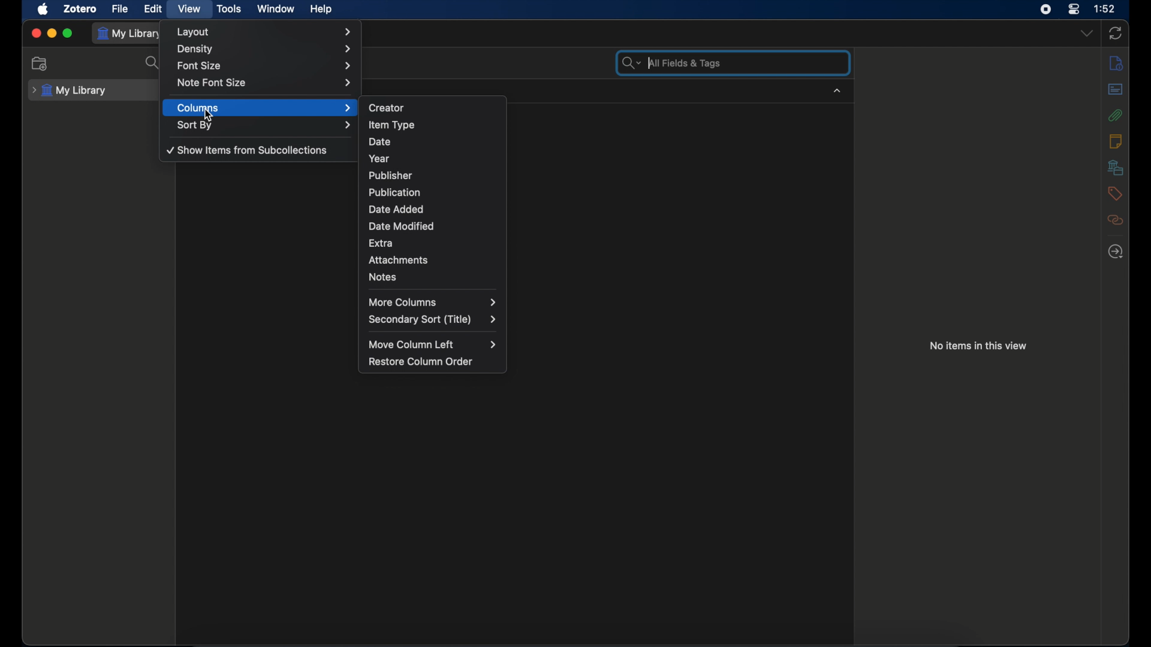 The image size is (1151, 647). I want to click on date, so click(381, 141).